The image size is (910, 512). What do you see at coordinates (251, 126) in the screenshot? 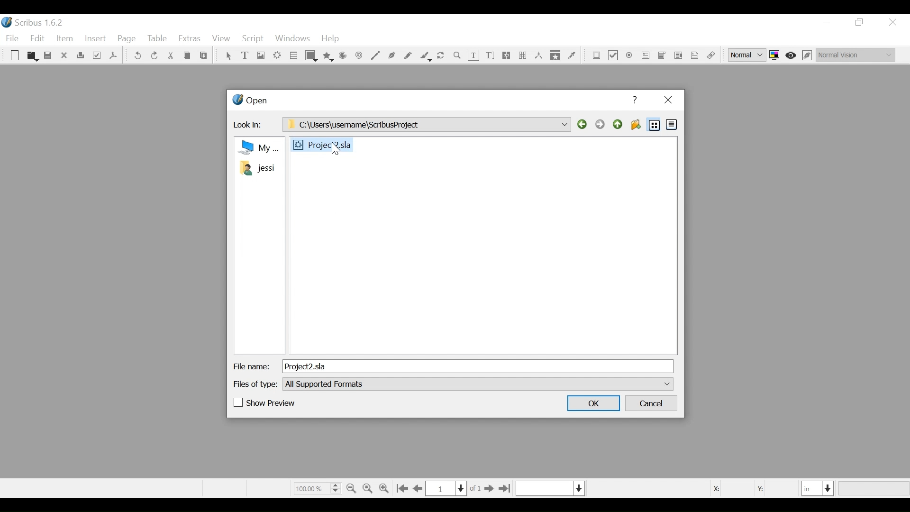
I see `Look in` at bounding box center [251, 126].